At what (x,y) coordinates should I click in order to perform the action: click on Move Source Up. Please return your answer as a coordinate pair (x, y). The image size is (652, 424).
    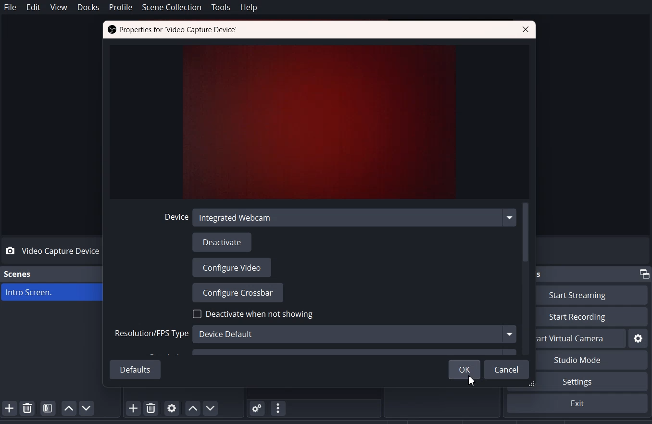
    Looking at the image, I should click on (192, 408).